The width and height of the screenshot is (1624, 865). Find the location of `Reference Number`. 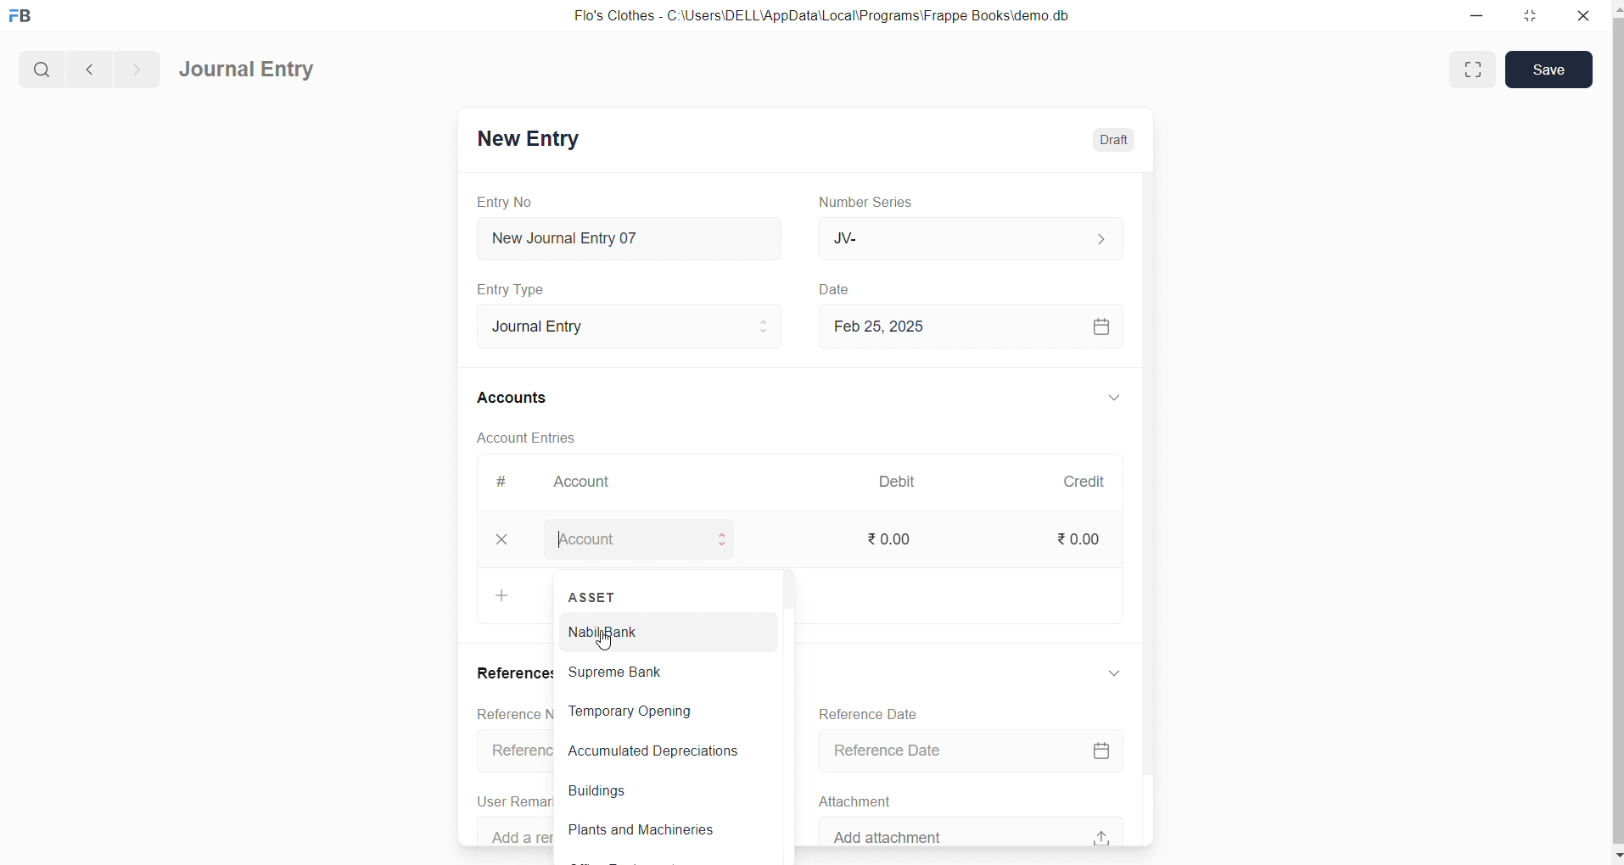

Reference Number is located at coordinates (519, 754).